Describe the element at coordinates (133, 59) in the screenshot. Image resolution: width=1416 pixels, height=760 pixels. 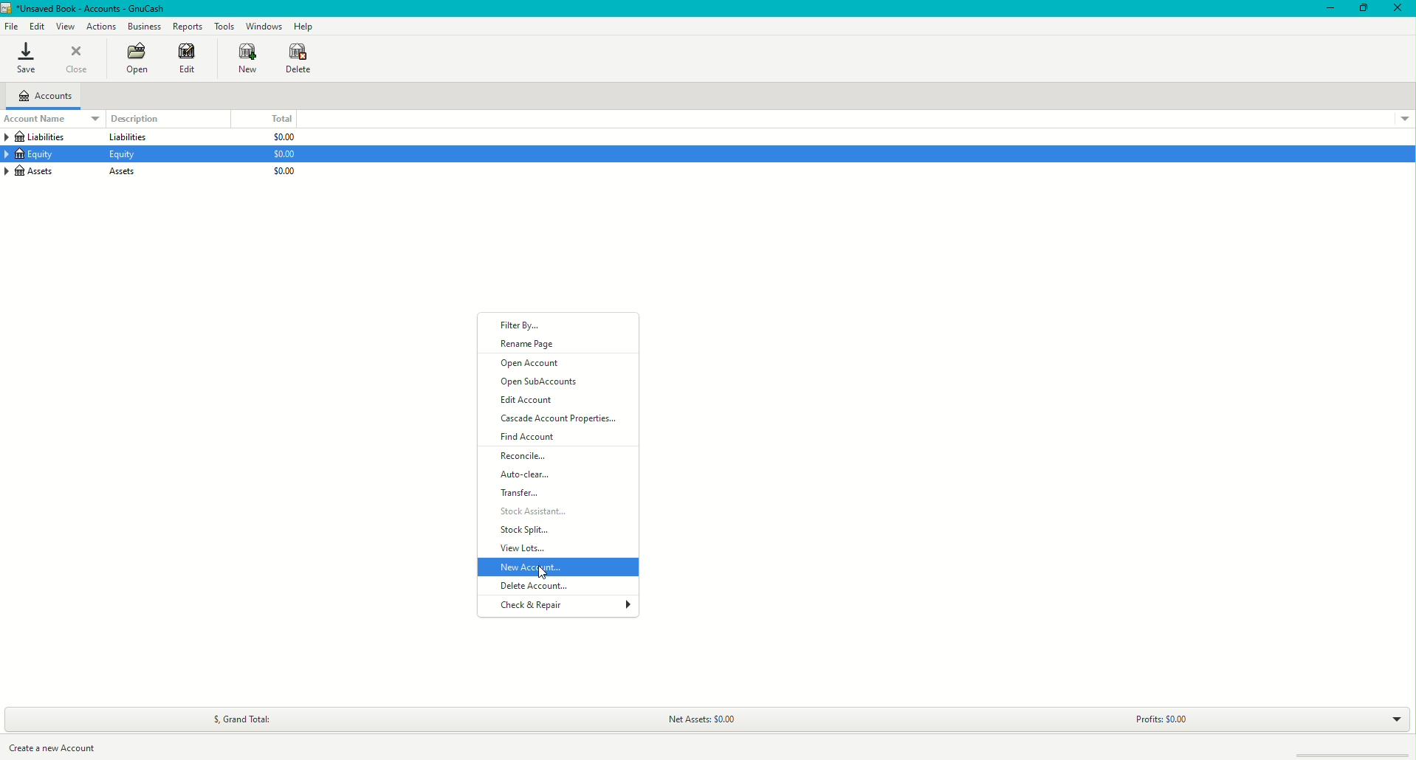
I see `Open` at that location.